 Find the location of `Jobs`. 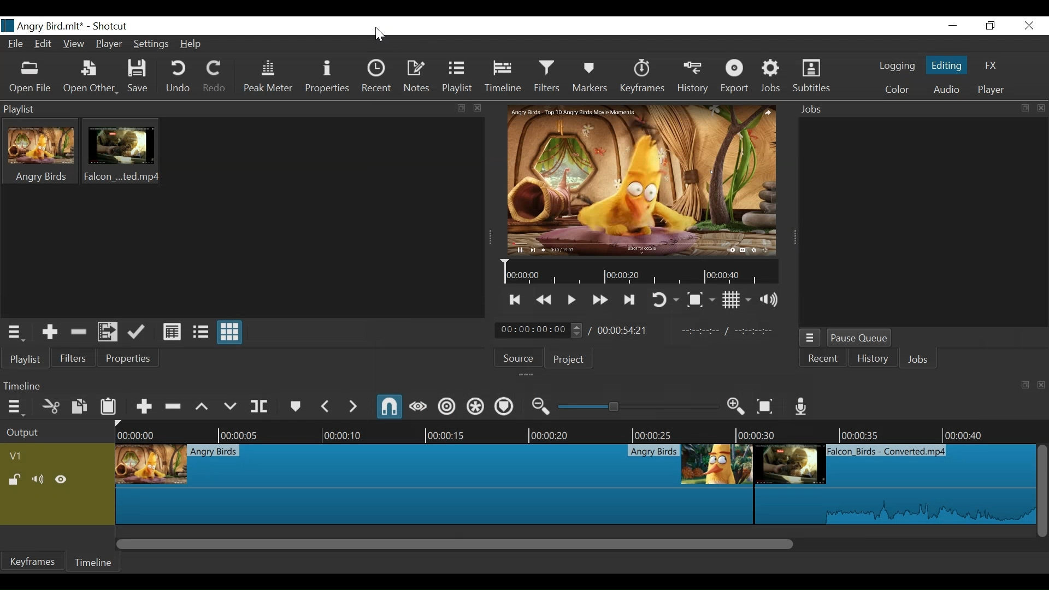

Jobs is located at coordinates (772, 76).